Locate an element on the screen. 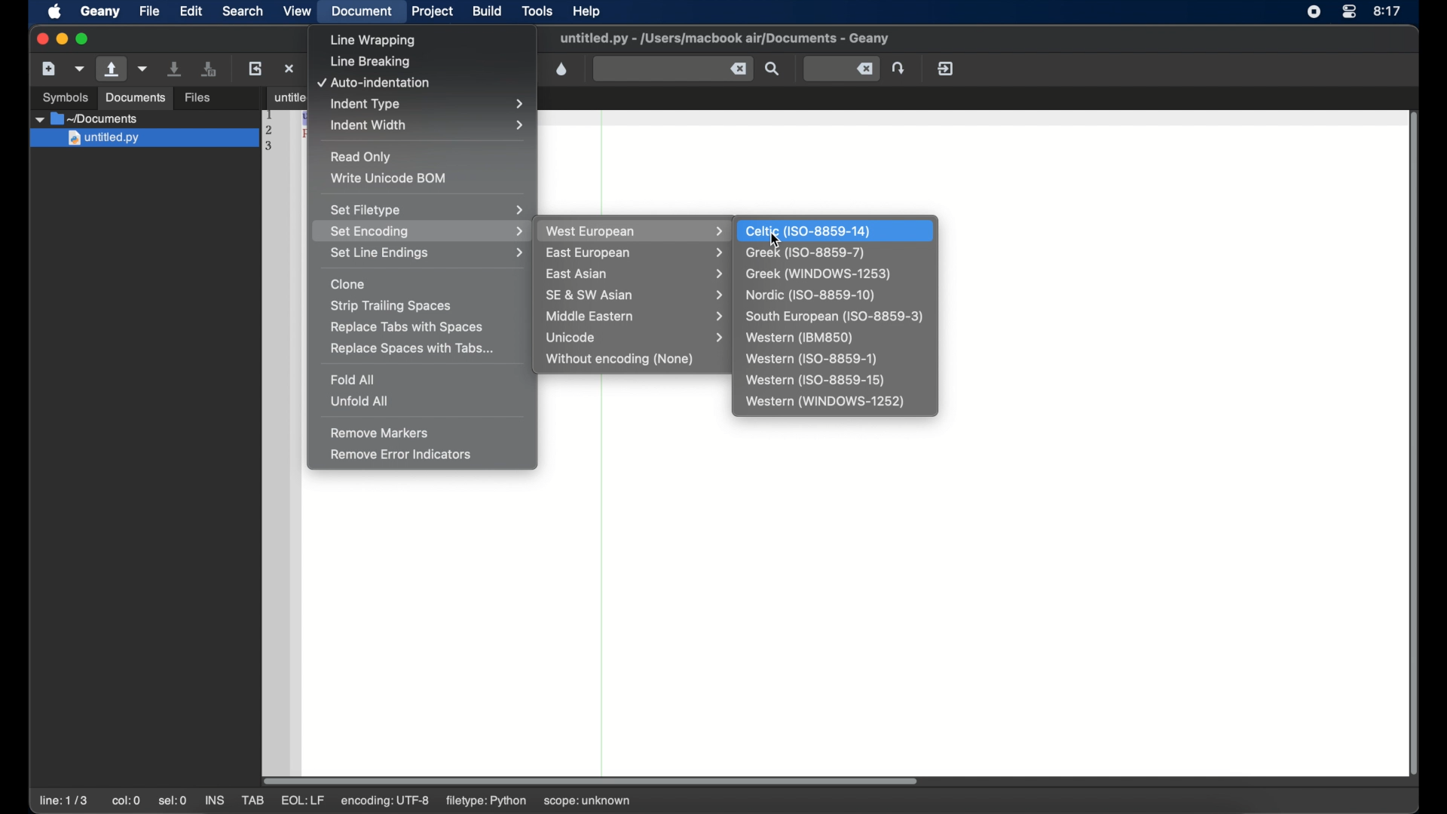 The image size is (1447, 814). jump to entered line number is located at coordinates (843, 69).